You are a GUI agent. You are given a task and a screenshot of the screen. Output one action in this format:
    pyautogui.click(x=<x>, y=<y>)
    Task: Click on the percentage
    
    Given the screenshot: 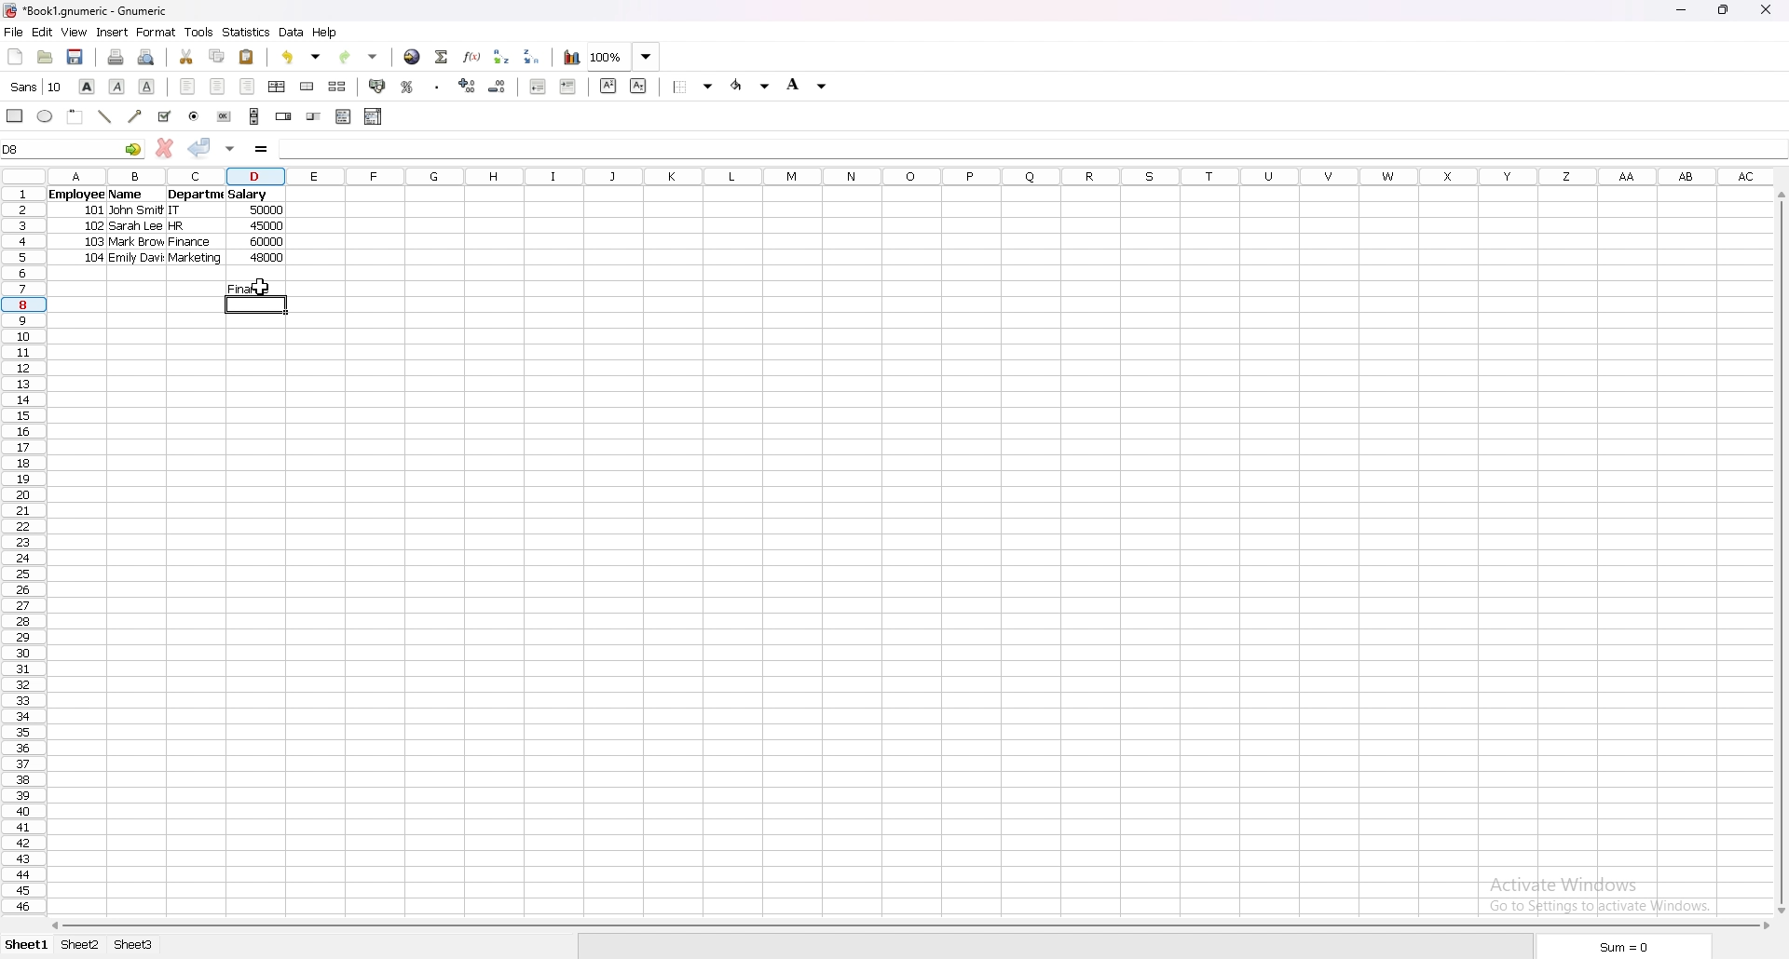 What is the action you would take?
    pyautogui.click(x=408, y=86)
    